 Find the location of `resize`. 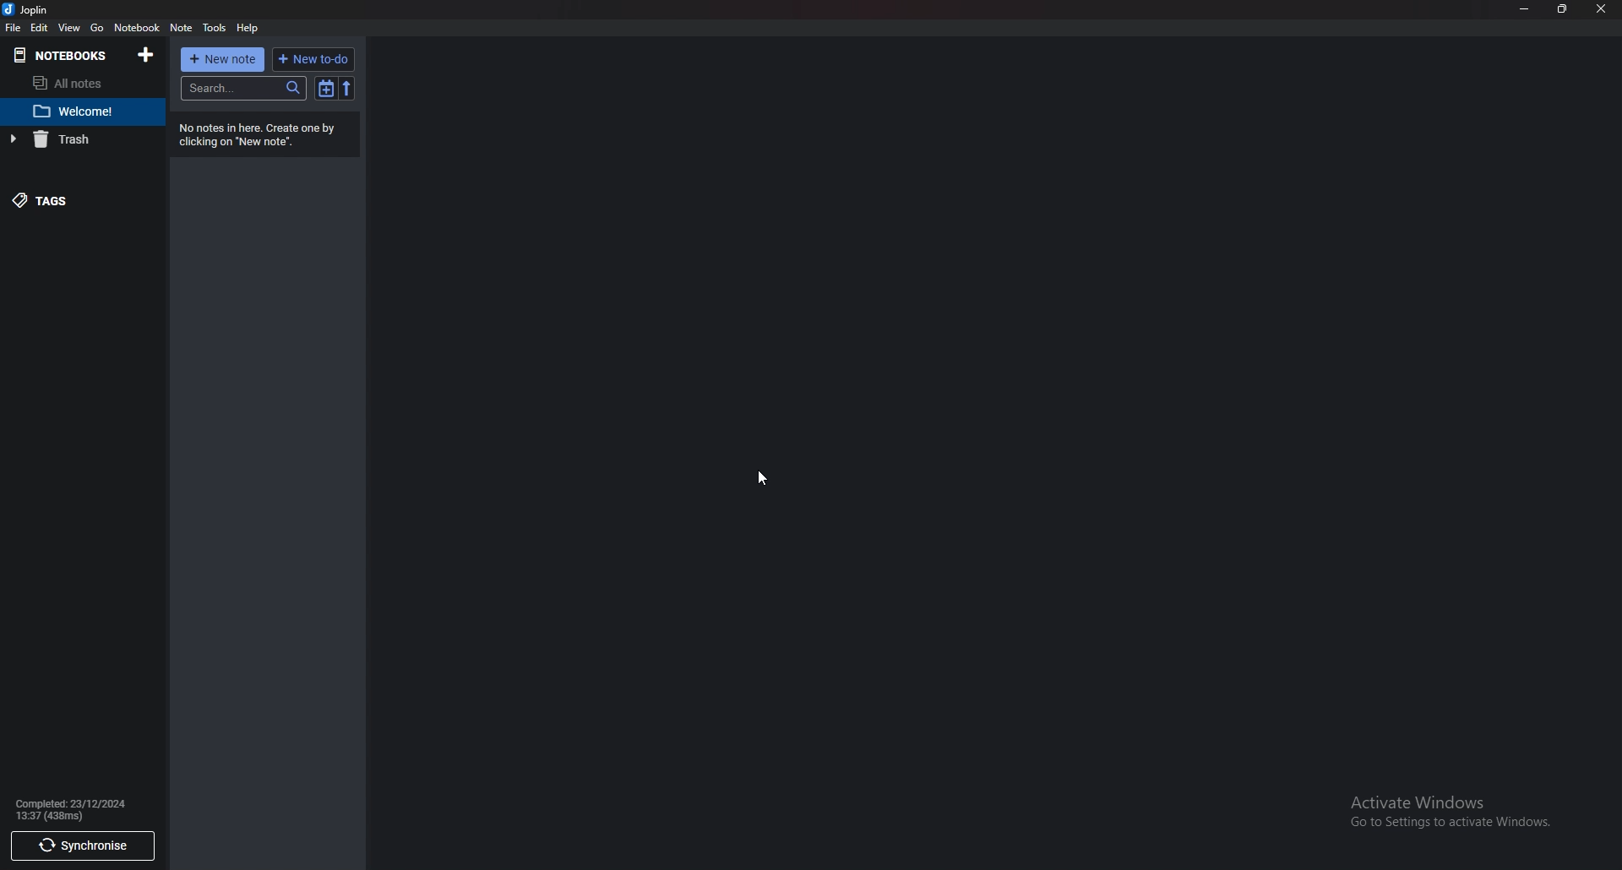

resize is located at coordinates (1562, 9).